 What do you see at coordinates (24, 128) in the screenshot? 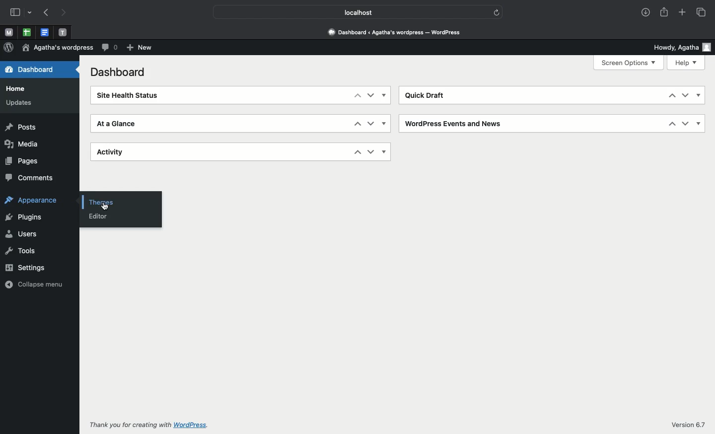
I see `Posts` at bounding box center [24, 128].